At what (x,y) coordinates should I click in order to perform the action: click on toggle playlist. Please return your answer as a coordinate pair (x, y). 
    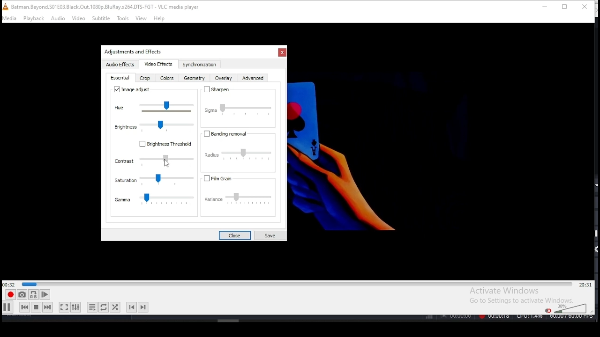
    Looking at the image, I should click on (92, 306).